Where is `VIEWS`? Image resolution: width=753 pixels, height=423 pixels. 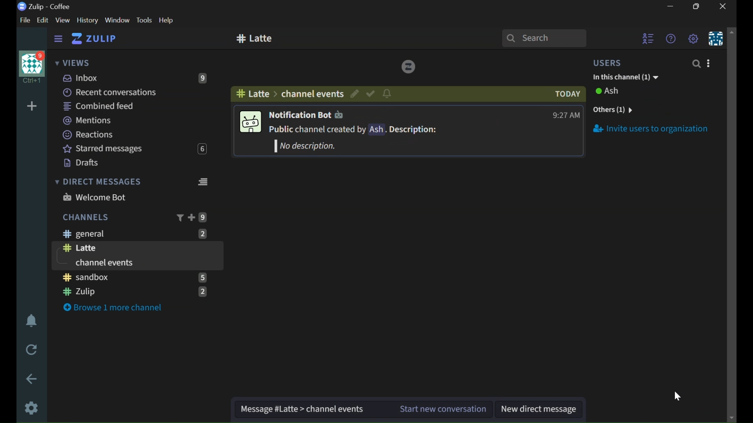
VIEWS is located at coordinates (72, 61).